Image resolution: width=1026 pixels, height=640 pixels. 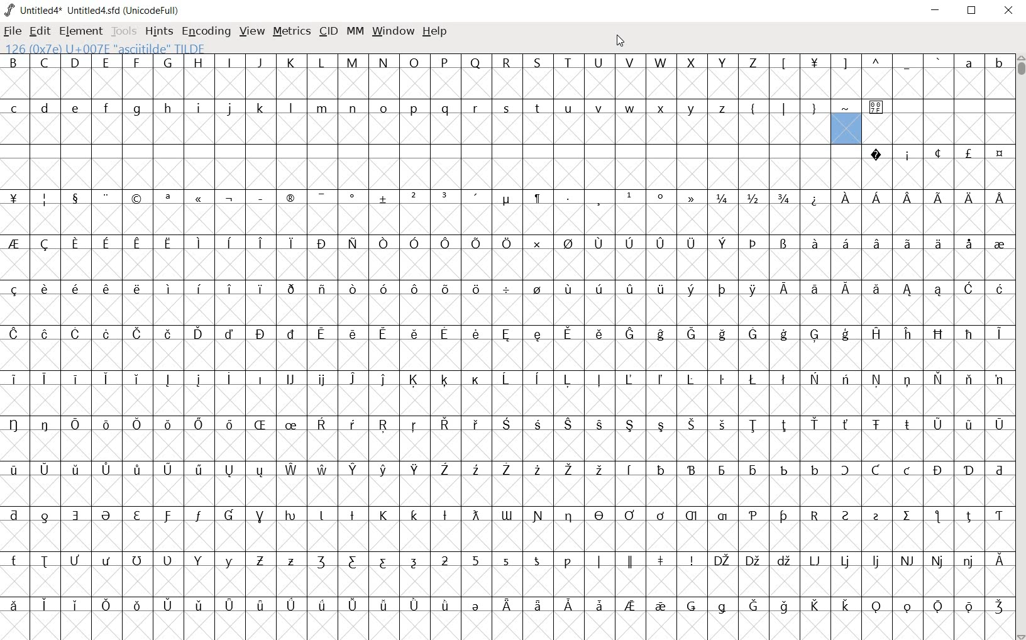 What do you see at coordinates (80, 31) in the screenshot?
I see `ELEMENT` at bounding box center [80, 31].